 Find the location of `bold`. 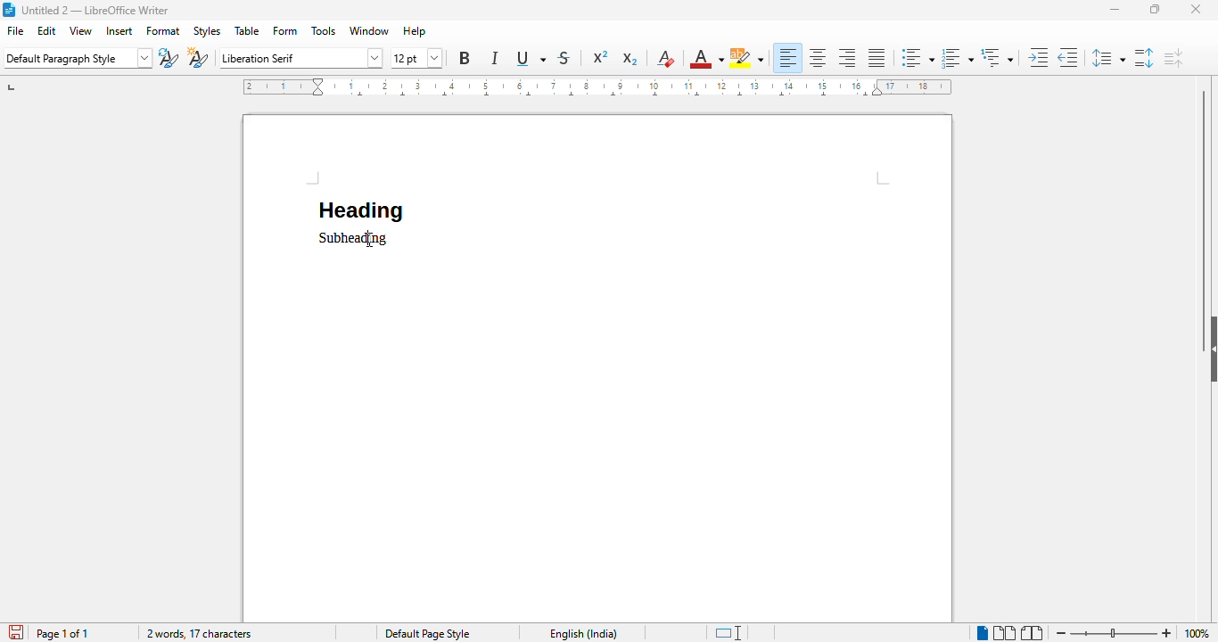

bold is located at coordinates (465, 58).